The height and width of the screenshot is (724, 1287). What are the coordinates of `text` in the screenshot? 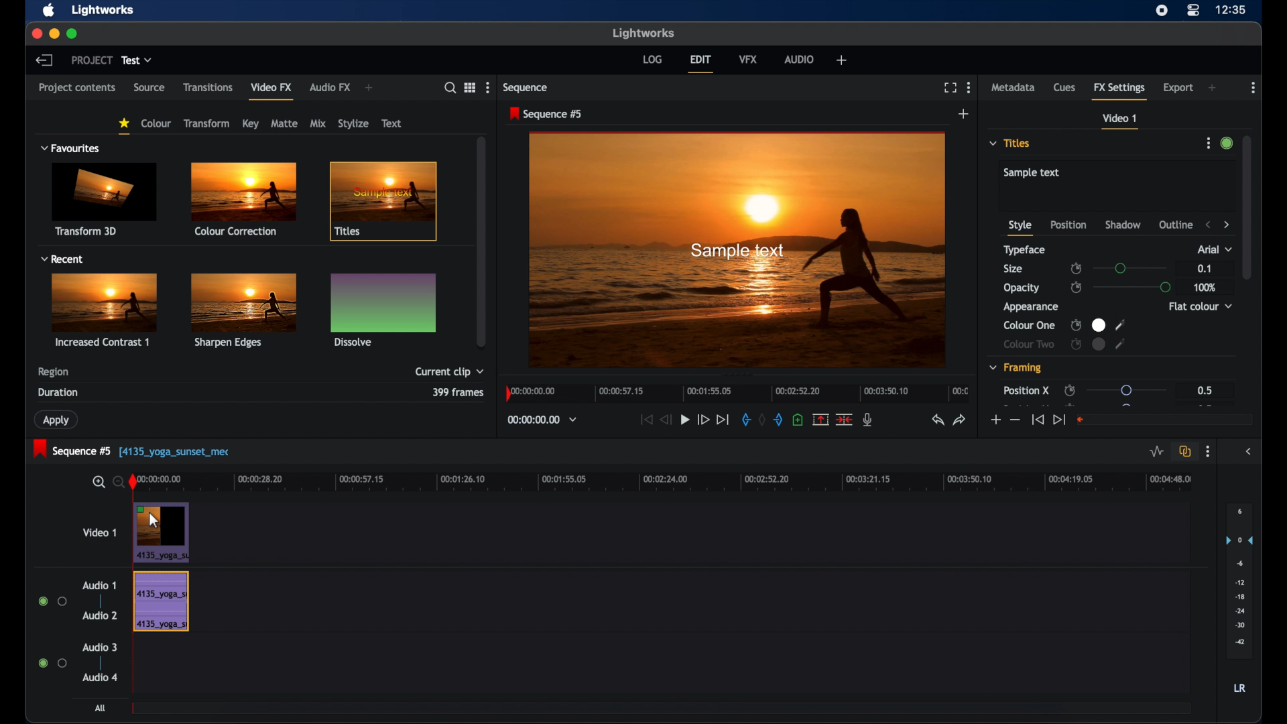 It's located at (391, 123).